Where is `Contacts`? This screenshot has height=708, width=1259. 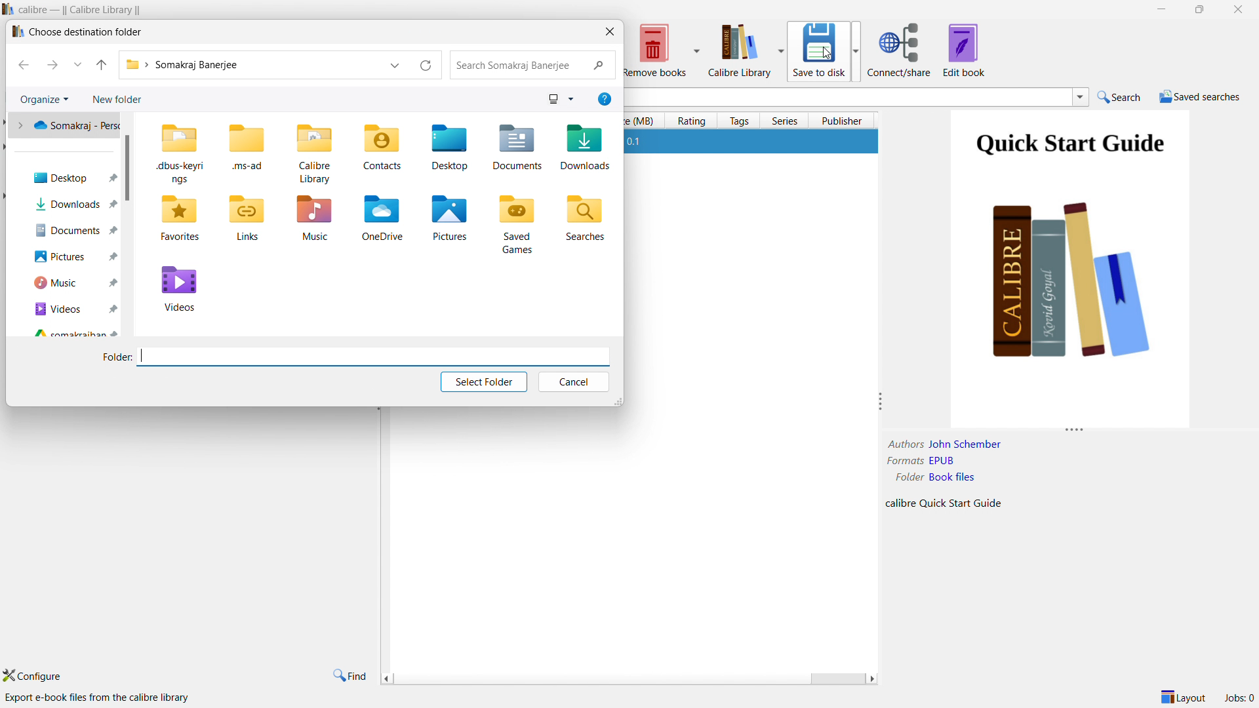 Contacts is located at coordinates (386, 147).